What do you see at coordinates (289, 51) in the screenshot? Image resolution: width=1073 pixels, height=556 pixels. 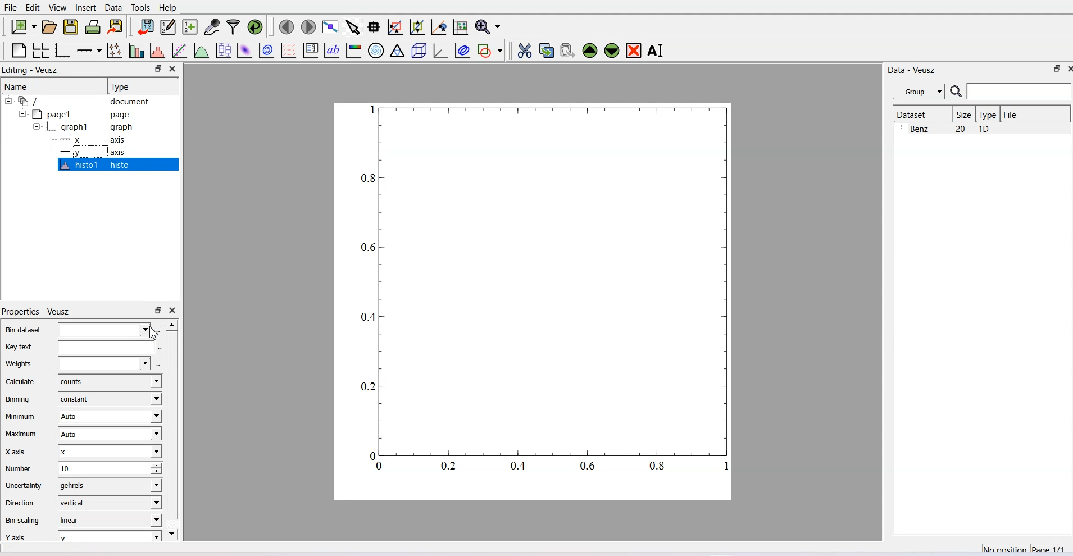 I see `Plot a vector field` at bounding box center [289, 51].